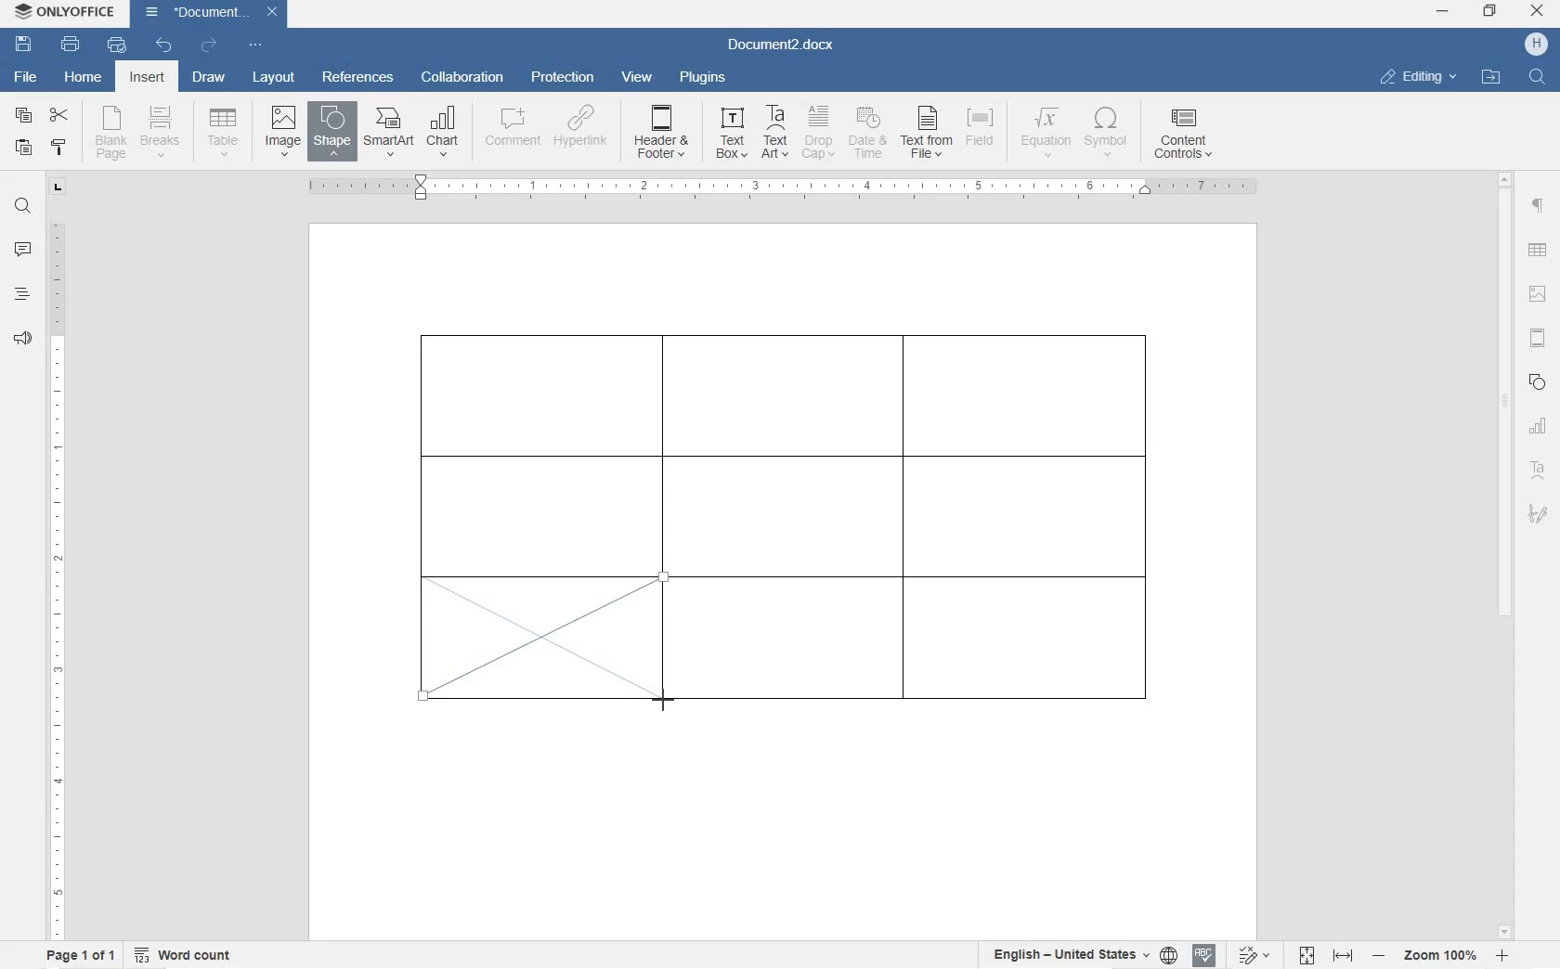  Describe the element at coordinates (357, 77) in the screenshot. I see `references` at that location.